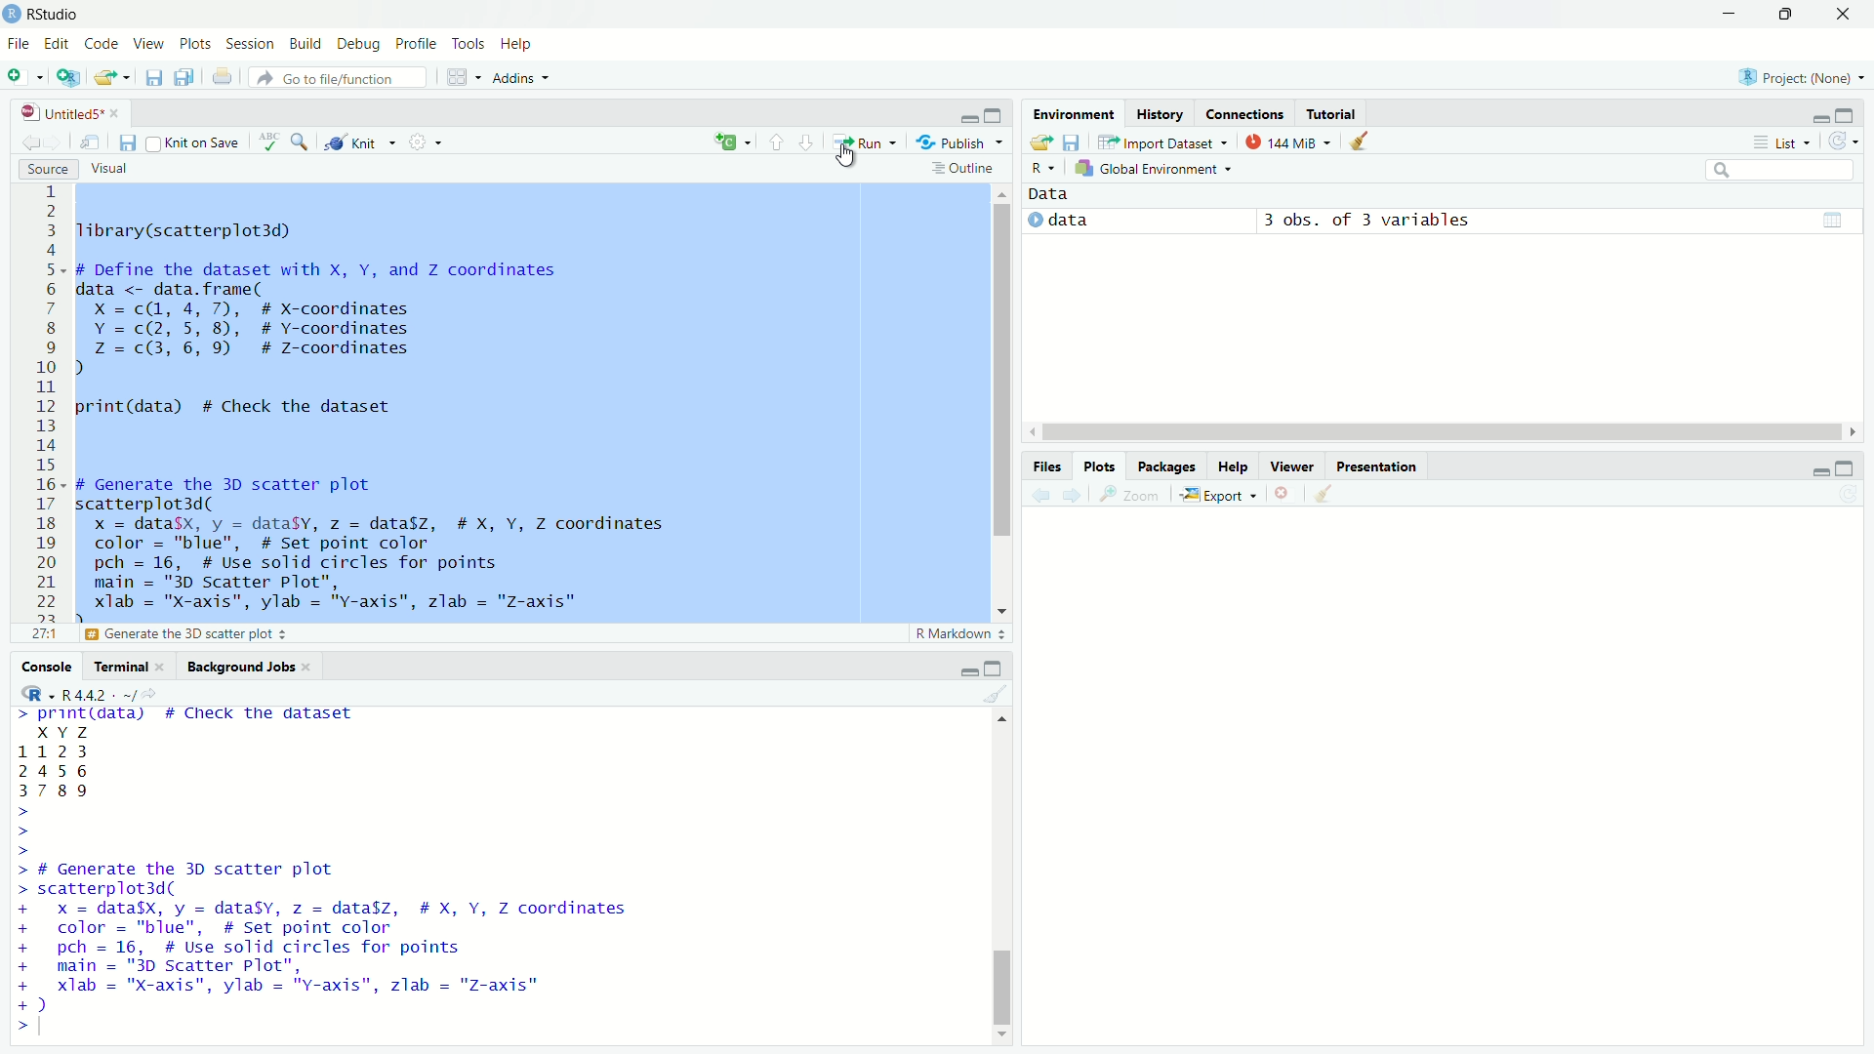  Describe the element at coordinates (102, 45) in the screenshot. I see `code` at that location.